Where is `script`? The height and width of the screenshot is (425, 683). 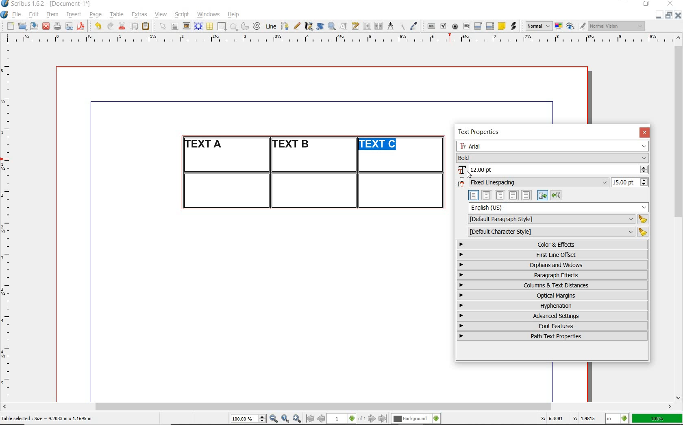 script is located at coordinates (182, 14).